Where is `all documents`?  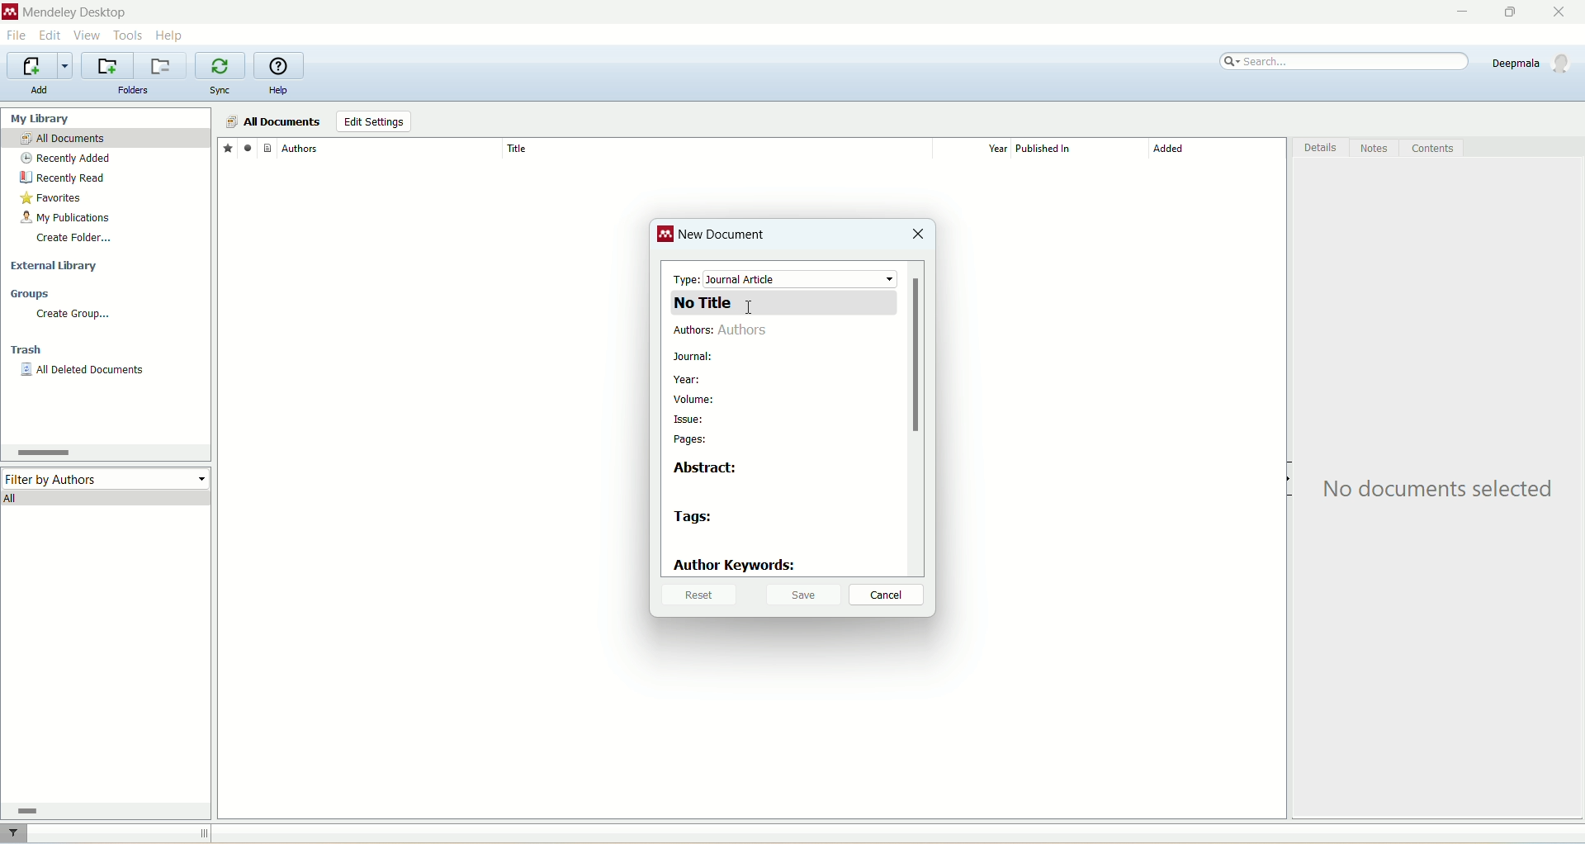 all documents is located at coordinates (272, 122).